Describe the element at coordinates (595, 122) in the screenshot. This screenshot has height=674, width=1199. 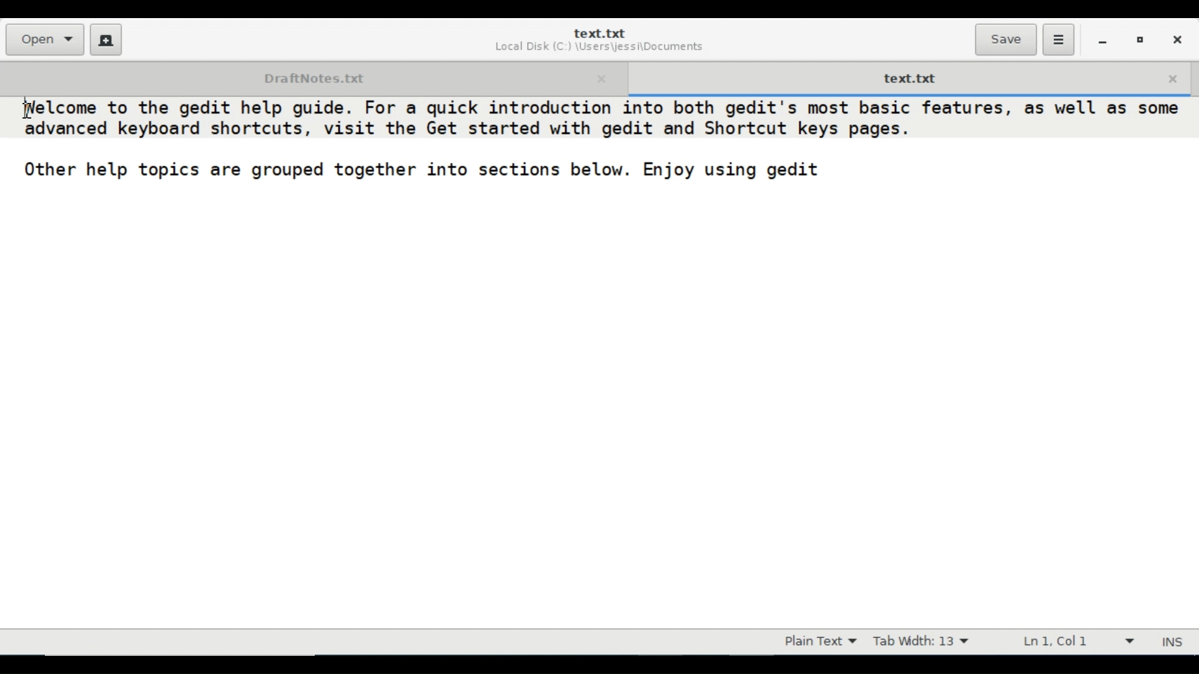
I see `Nelcome to the gedit help guide. For a quick introduction into both gedit's most basic features, as well as some
advanced keyboard shortcuts, visit the Get started with gedit and Shortcut keys pages.` at that location.